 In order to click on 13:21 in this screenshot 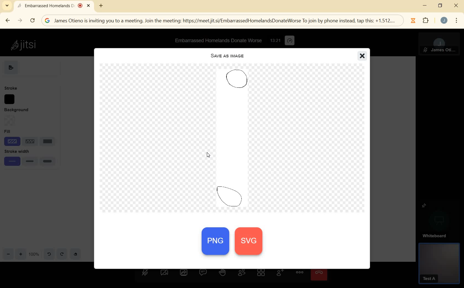, I will do `click(275, 40)`.